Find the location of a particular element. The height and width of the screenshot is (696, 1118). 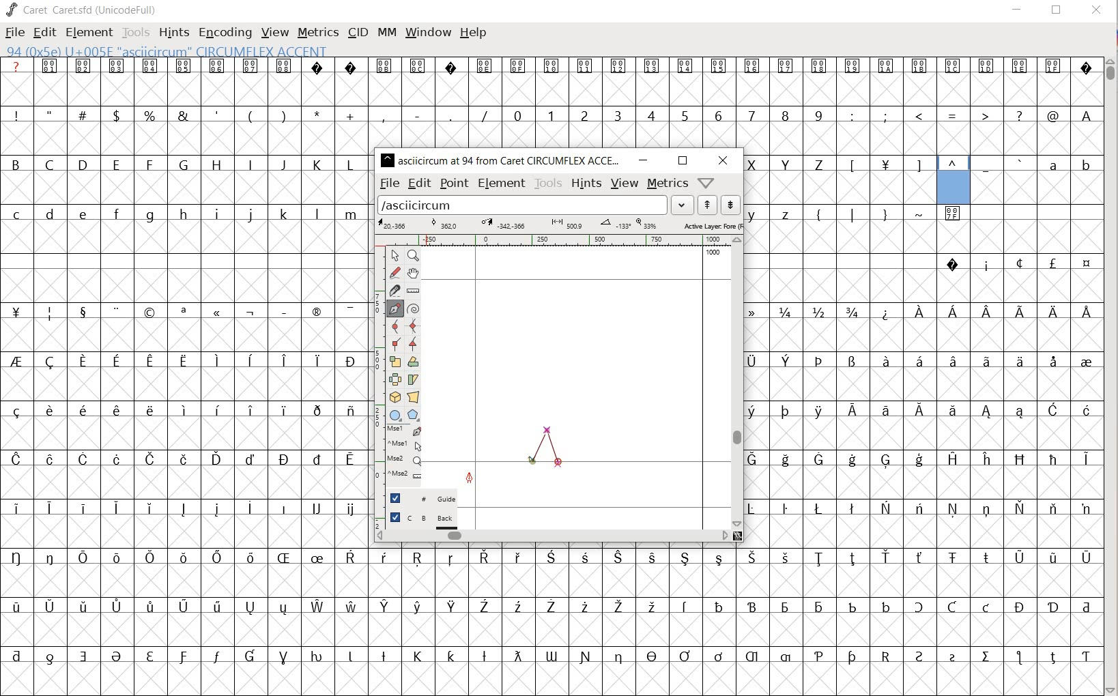

TOOLS is located at coordinates (136, 32).